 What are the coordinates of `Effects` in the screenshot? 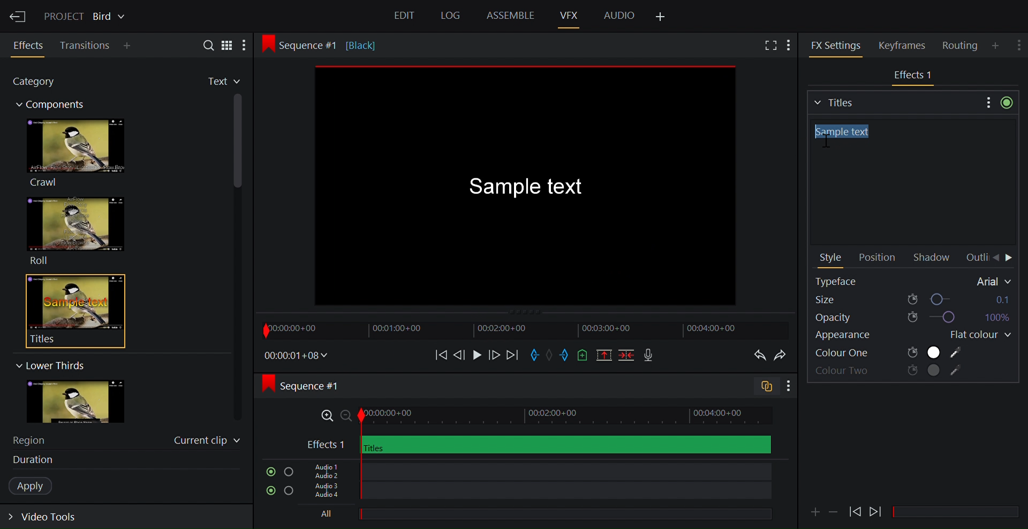 It's located at (30, 46).